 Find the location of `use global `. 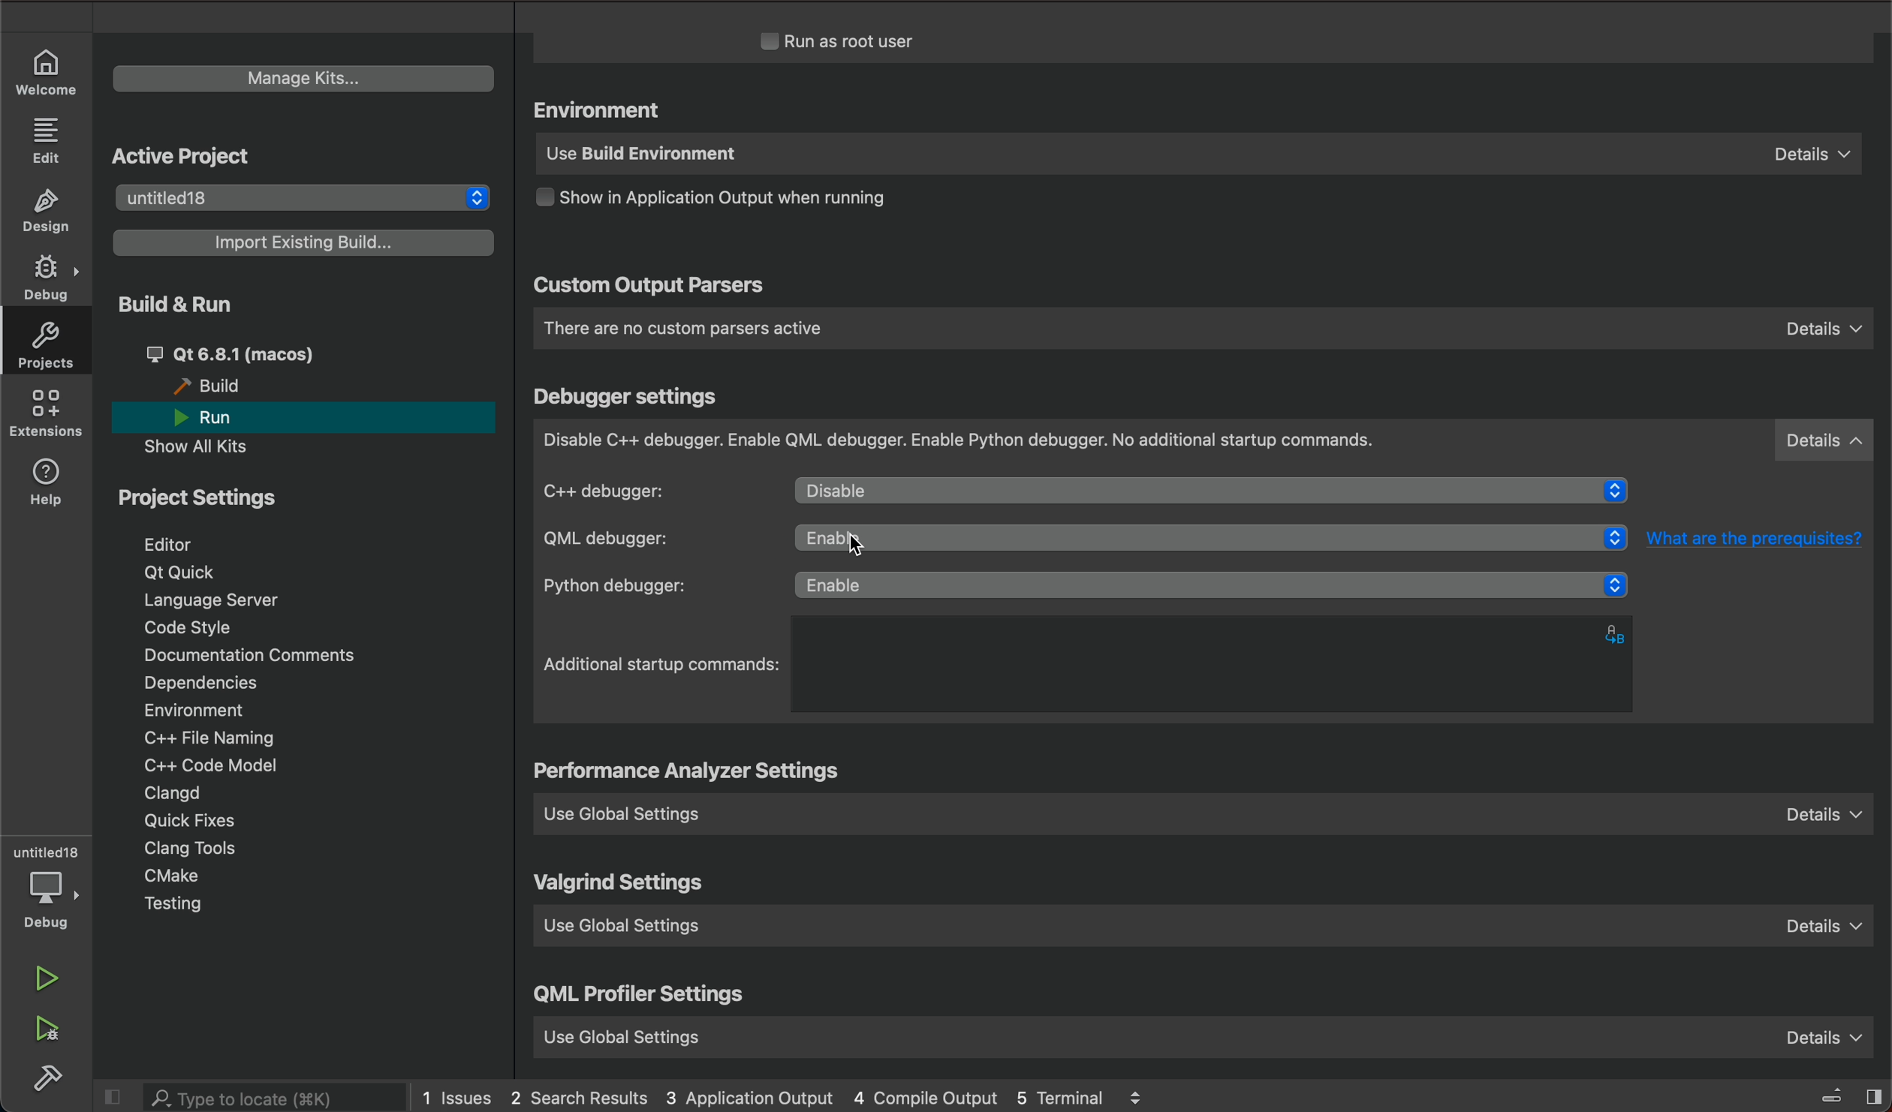

use global  is located at coordinates (1201, 1032).